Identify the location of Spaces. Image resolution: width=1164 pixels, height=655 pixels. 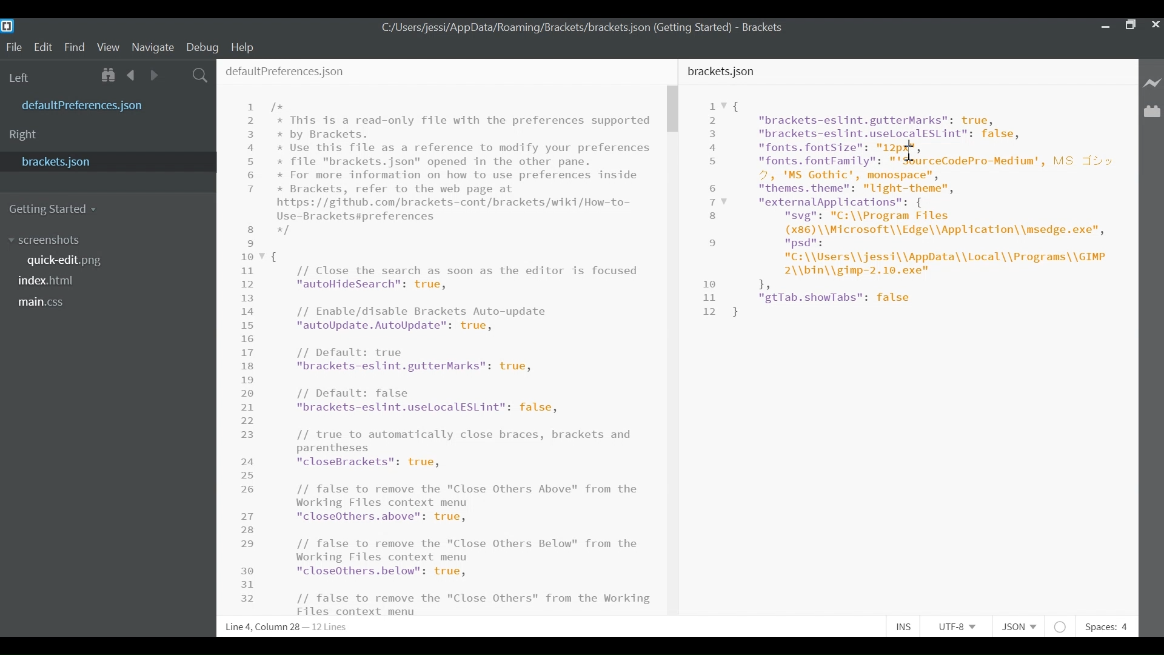
(1105, 627).